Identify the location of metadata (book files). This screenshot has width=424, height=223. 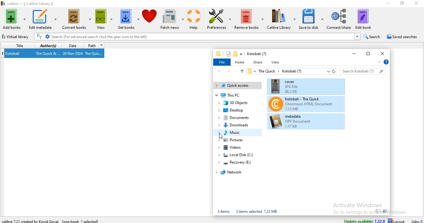
(291, 121).